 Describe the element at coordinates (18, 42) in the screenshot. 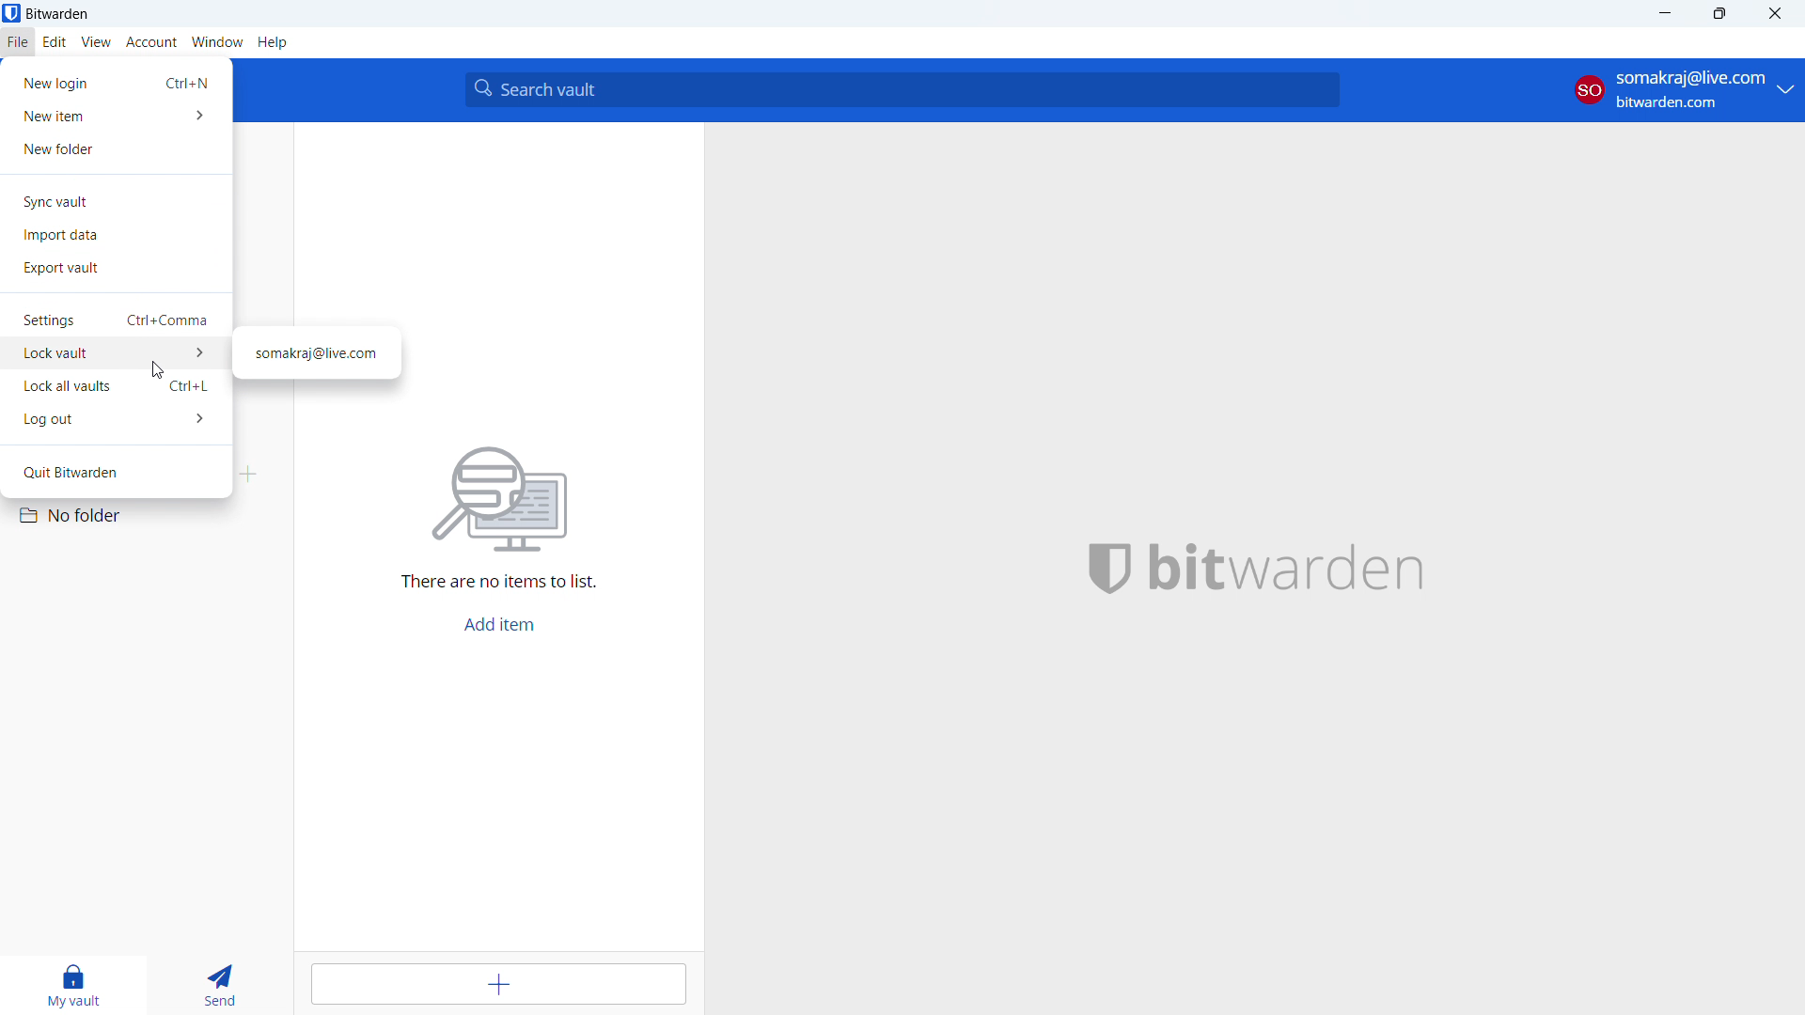

I see `file` at that location.